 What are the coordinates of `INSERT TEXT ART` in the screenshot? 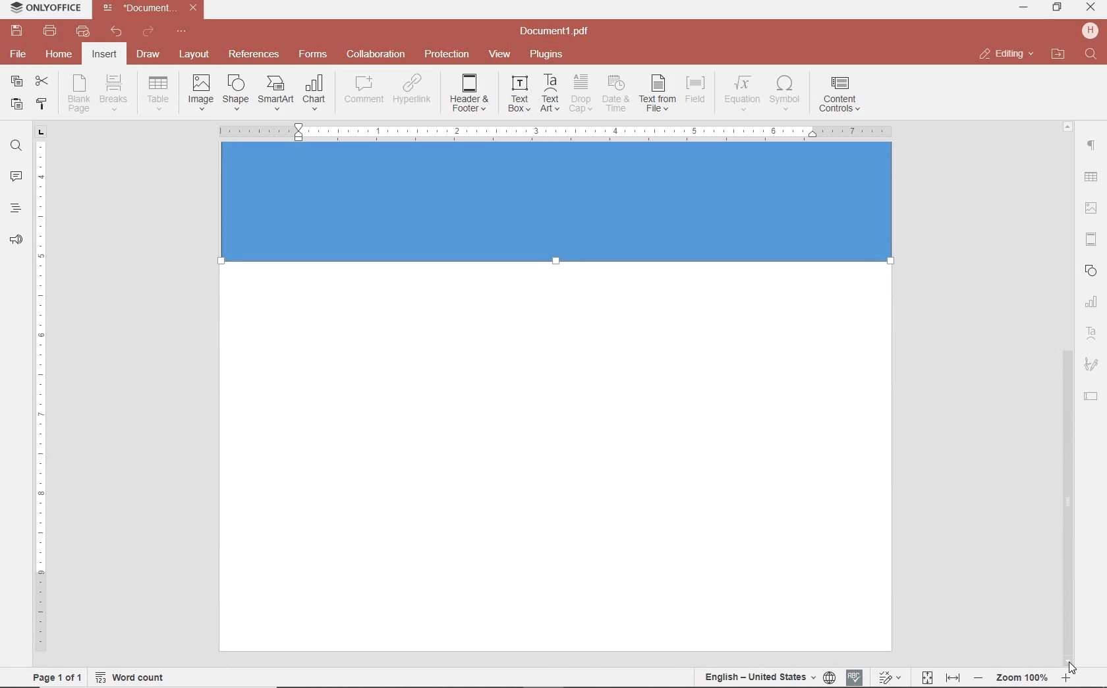 It's located at (550, 94).